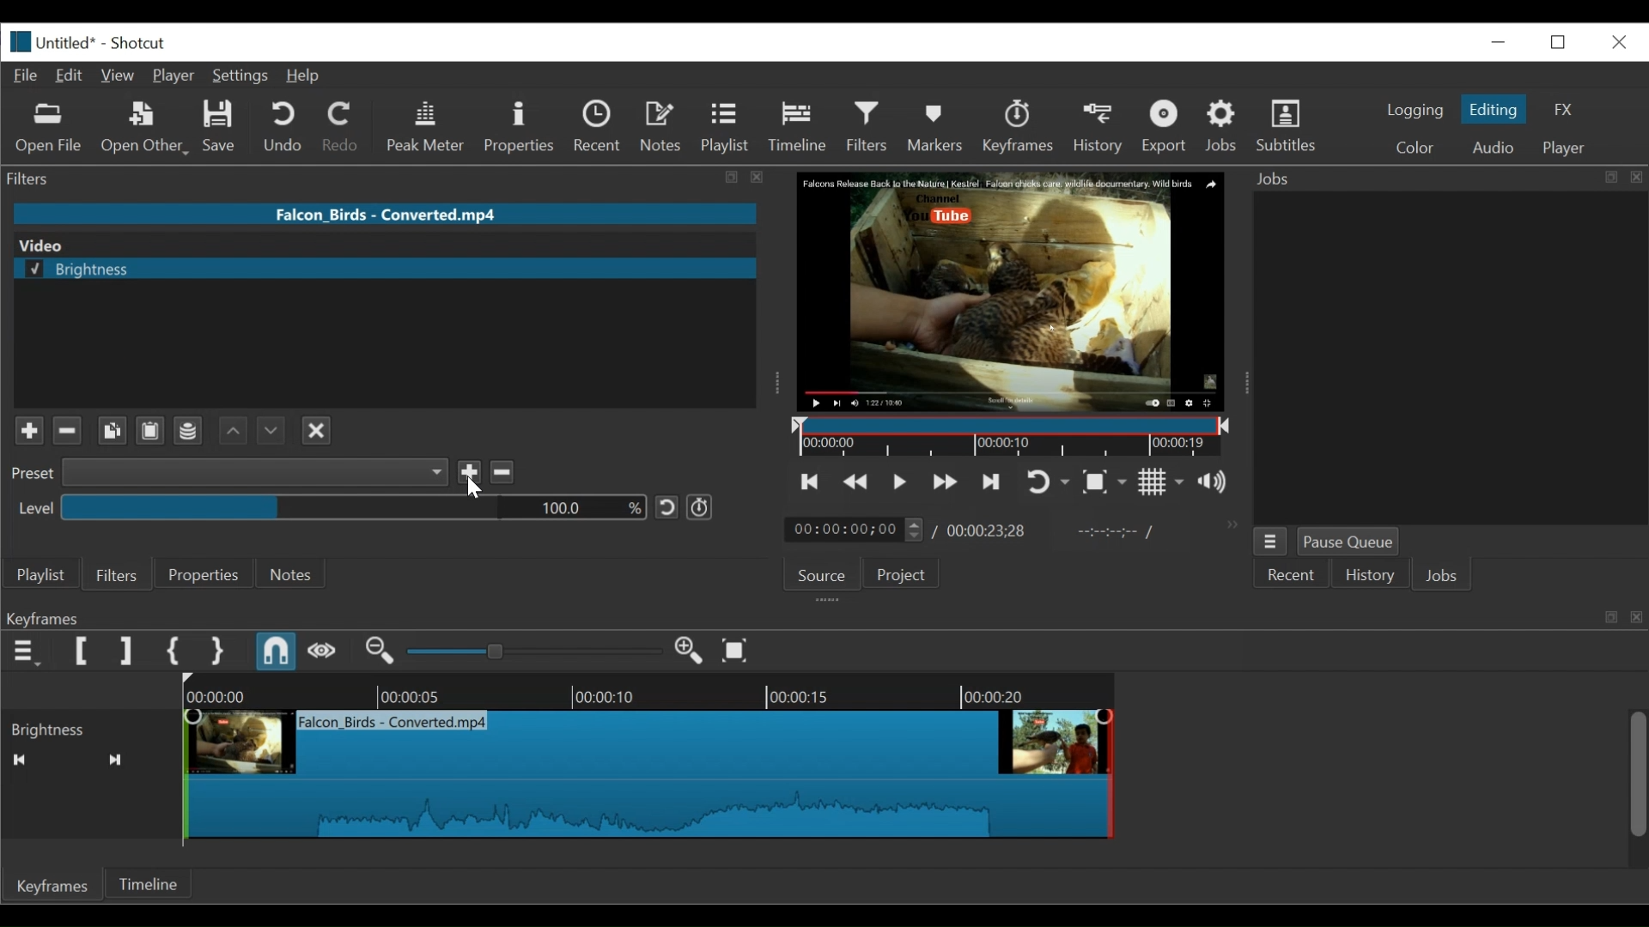  What do you see at coordinates (503, 472) in the screenshot?
I see `Delete` at bounding box center [503, 472].